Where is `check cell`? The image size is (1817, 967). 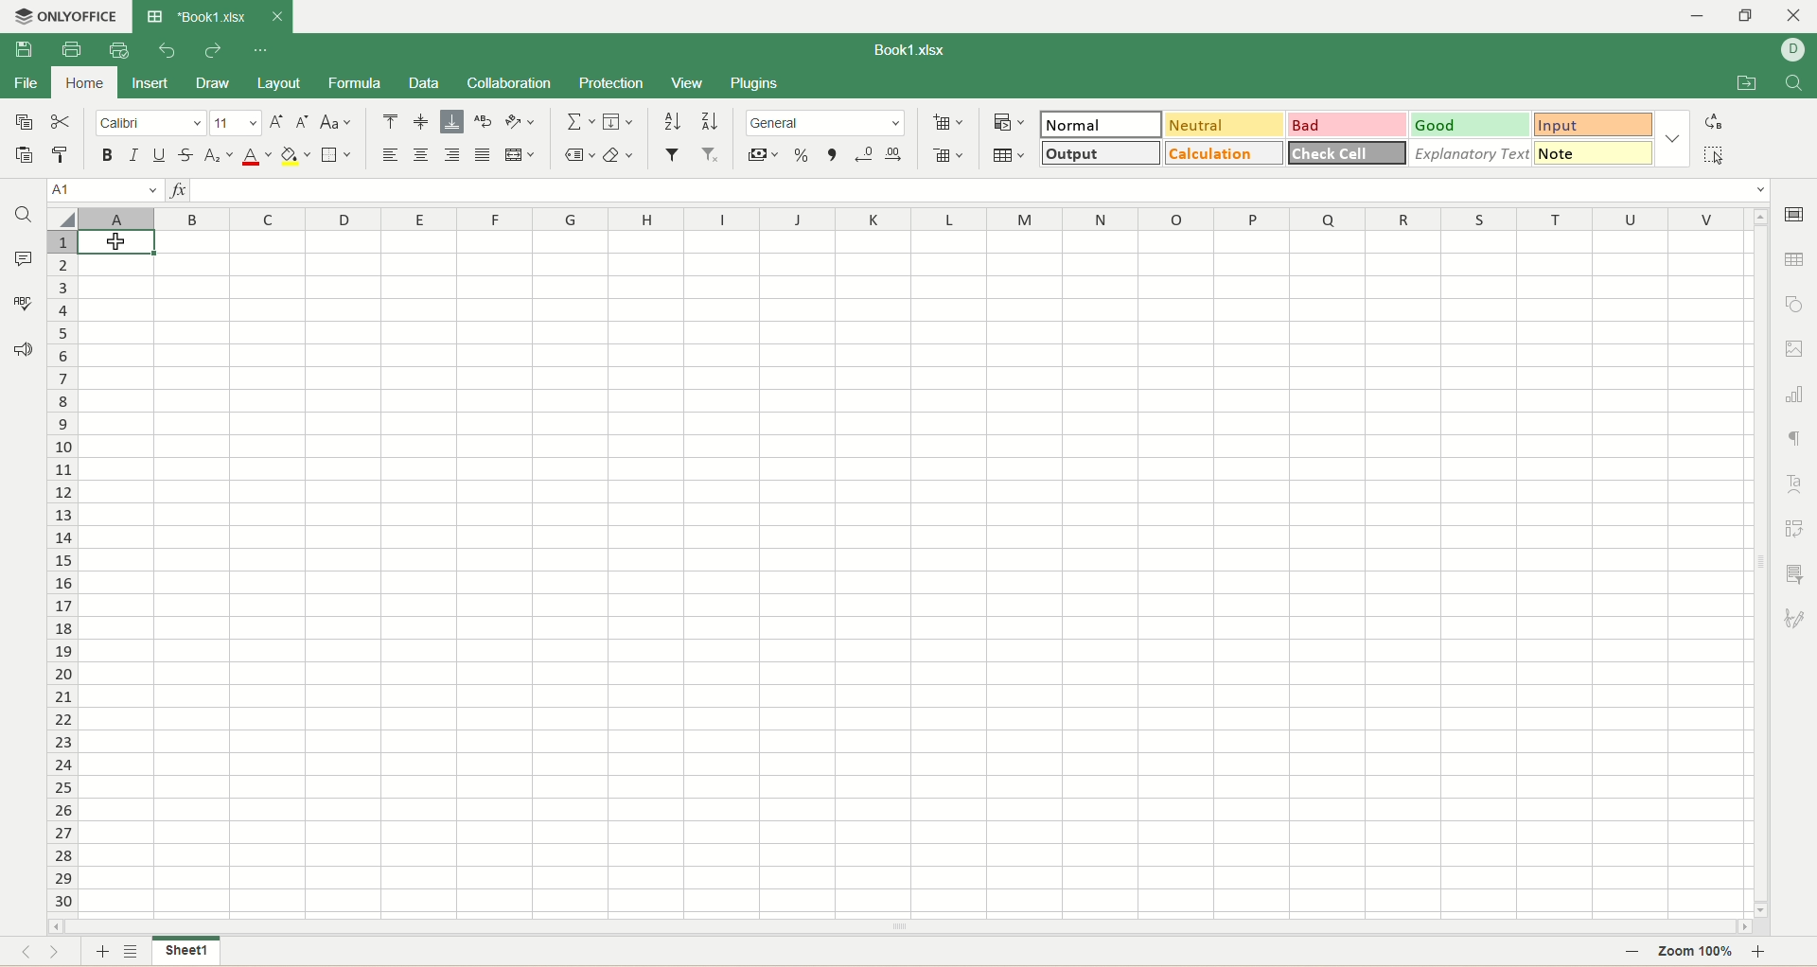 check cell is located at coordinates (1349, 153).